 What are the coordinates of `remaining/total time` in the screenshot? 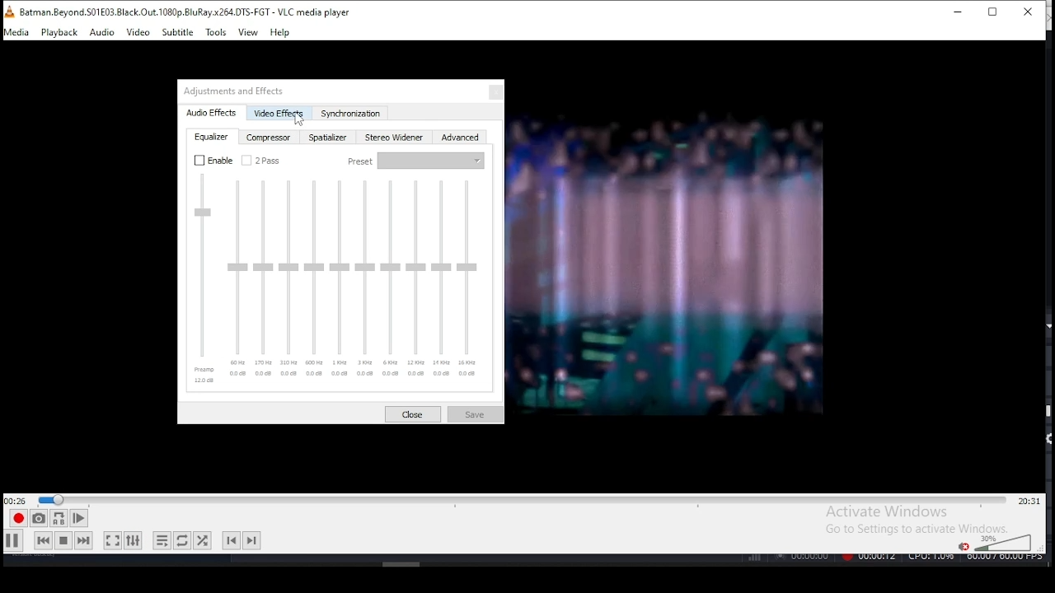 It's located at (1029, 501).